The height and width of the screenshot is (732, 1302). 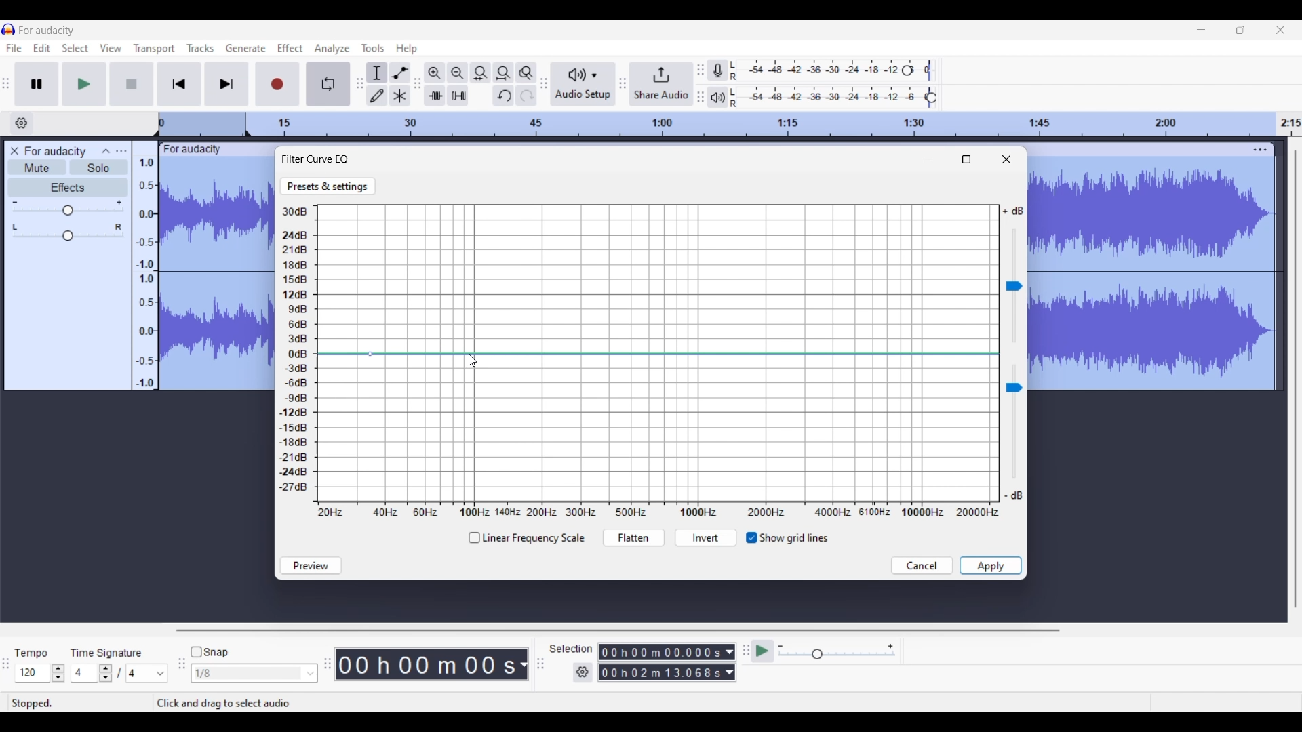 I want to click on Duration of recorded audio, so click(x=427, y=665).